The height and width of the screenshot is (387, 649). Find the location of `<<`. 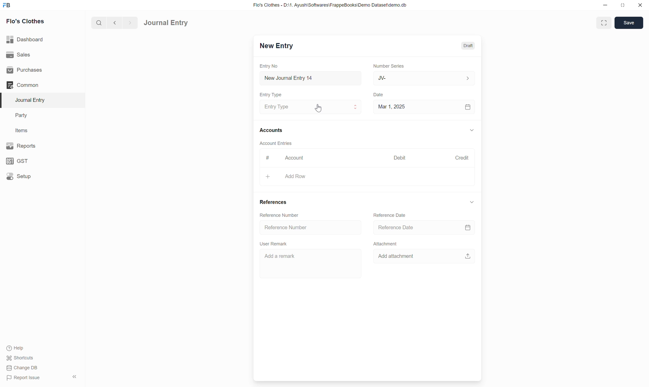

<< is located at coordinates (74, 377).